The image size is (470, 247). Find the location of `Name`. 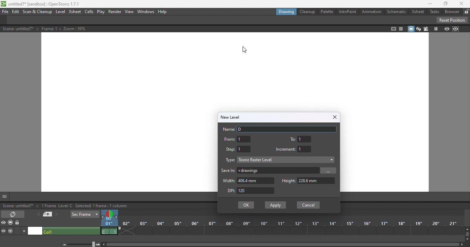

Name is located at coordinates (280, 129).